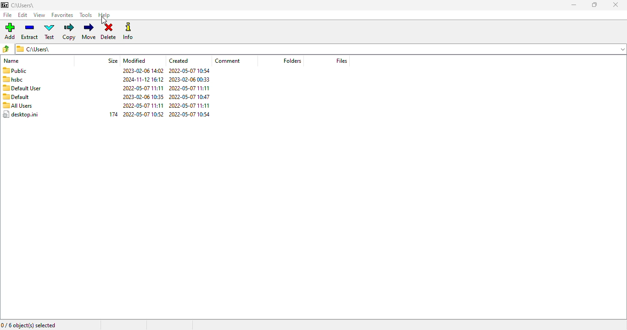 The width and height of the screenshot is (627, 330). I want to click on info, so click(129, 31).